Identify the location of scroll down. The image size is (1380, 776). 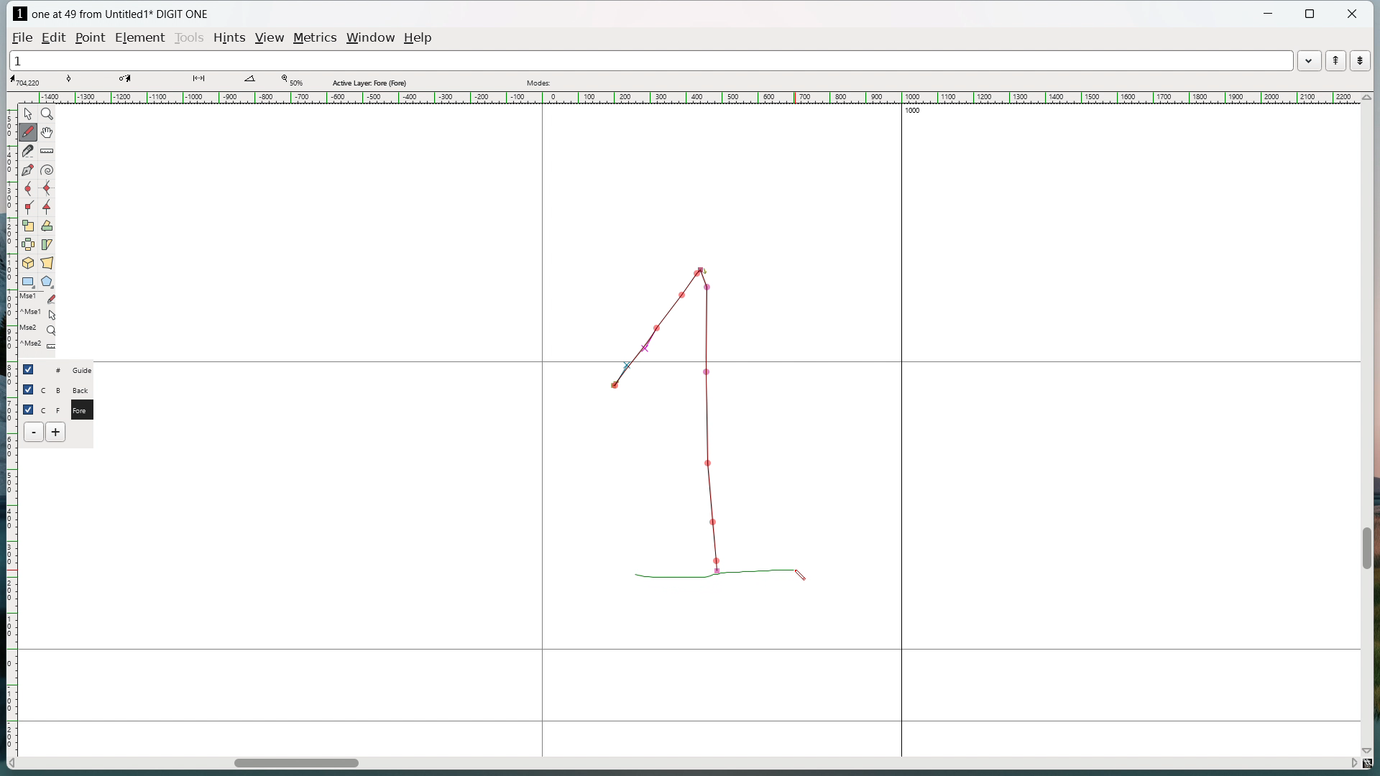
(1371, 748).